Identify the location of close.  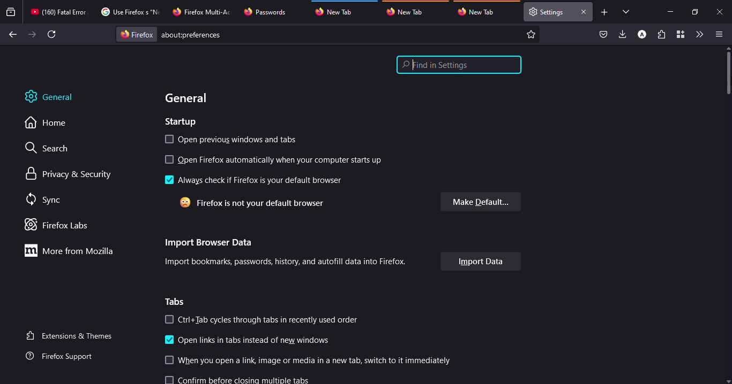
(721, 12).